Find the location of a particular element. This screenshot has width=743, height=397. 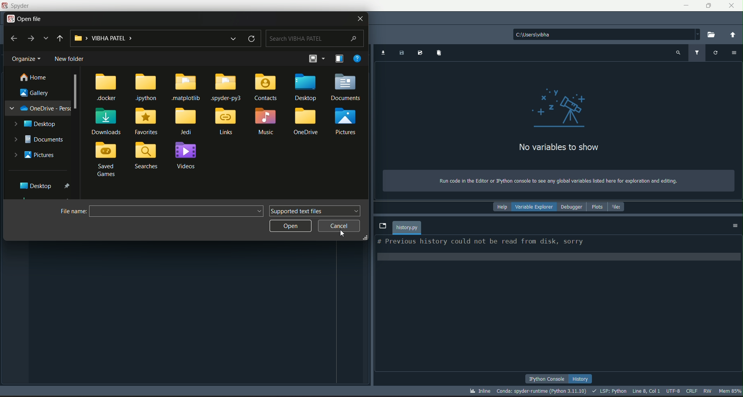

open file is located at coordinates (26, 19).